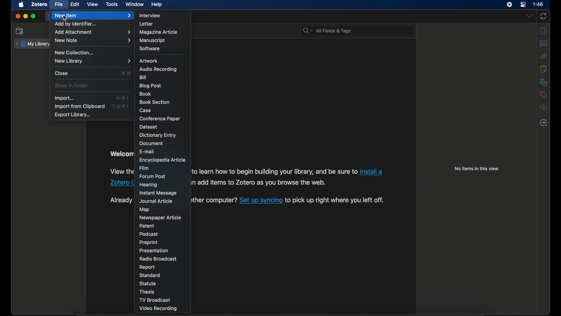  What do you see at coordinates (162, 160) in the screenshot?
I see `encyclopedia article` at bounding box center [162, 160].